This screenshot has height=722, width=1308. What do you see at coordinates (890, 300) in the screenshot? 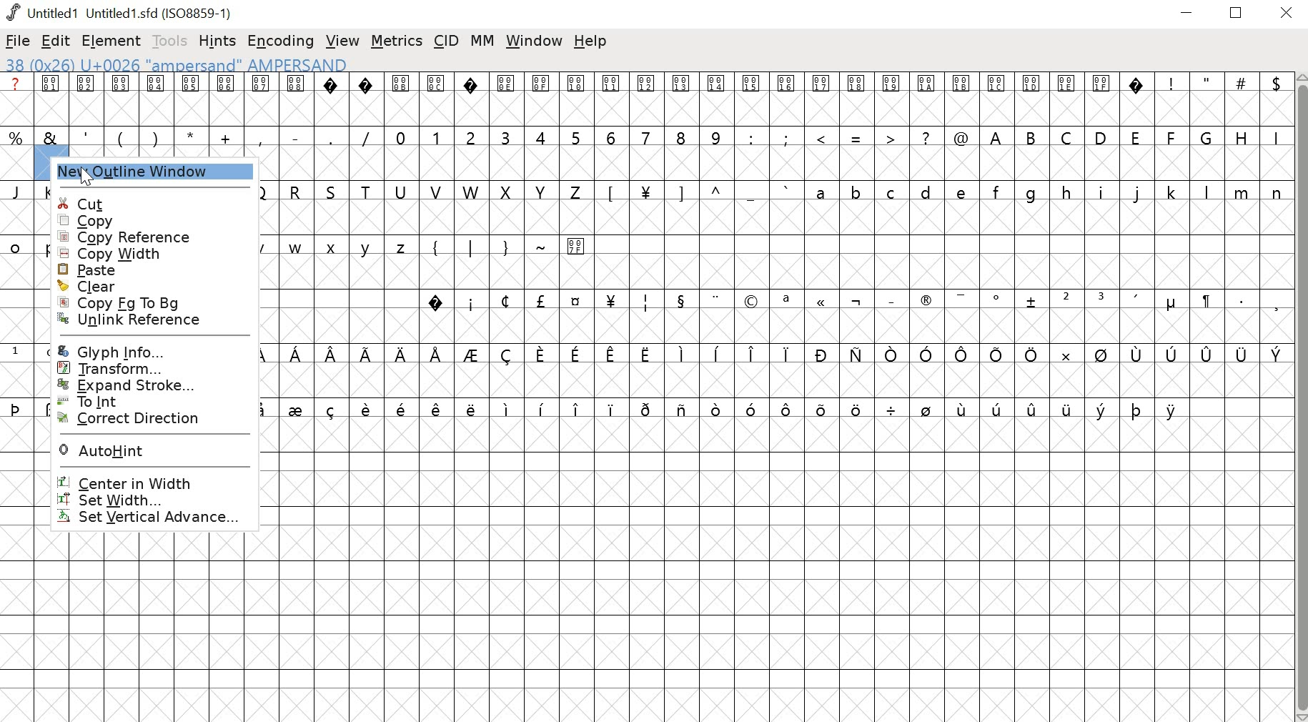
I see `_` at bounding box center [890, 300].